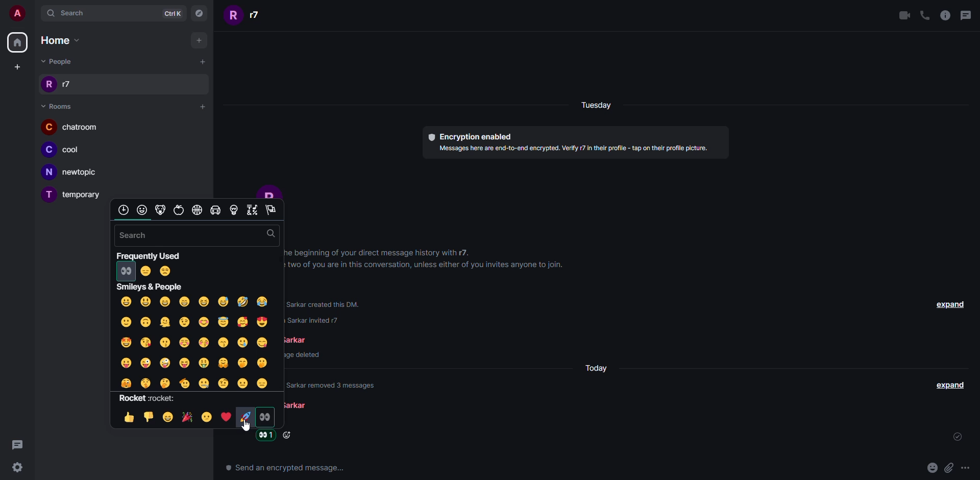 Image resolution: width=980 pixels, height=480 pixels. Describe the element at coordinates (252, 210) in the screenshot. I see `category` at that location.